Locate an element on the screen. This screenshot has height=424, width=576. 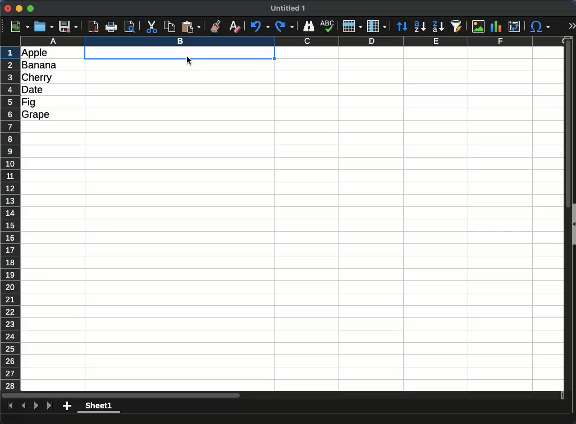
open is located at coordinates (44, 27).